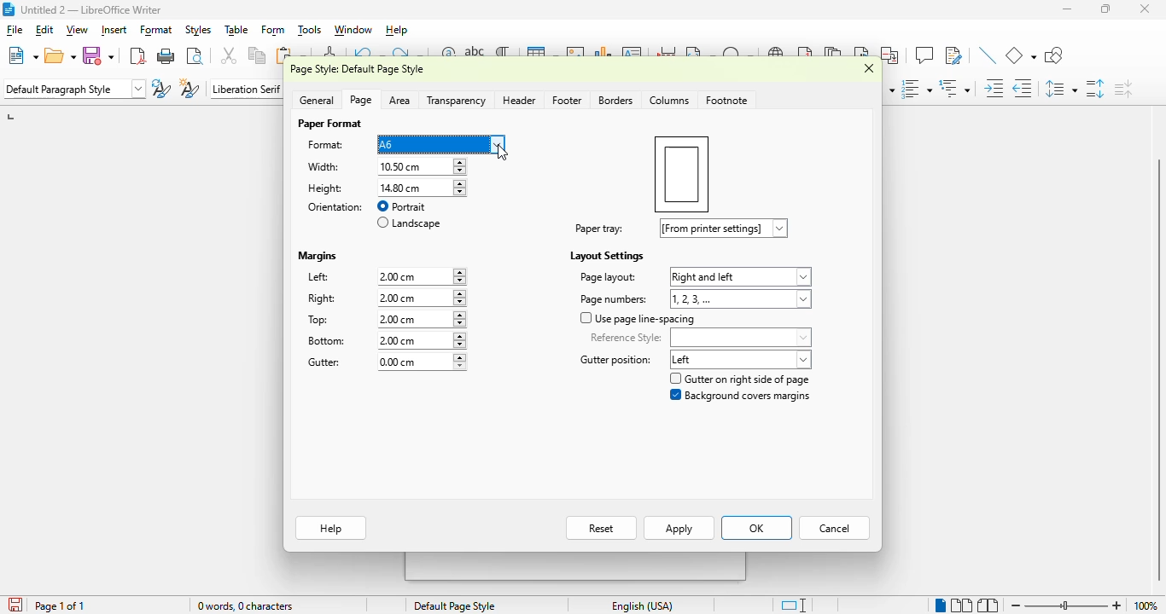 This screenshot has height=614, width=1166. I want to click on show draw functions, so click(1054, 55).